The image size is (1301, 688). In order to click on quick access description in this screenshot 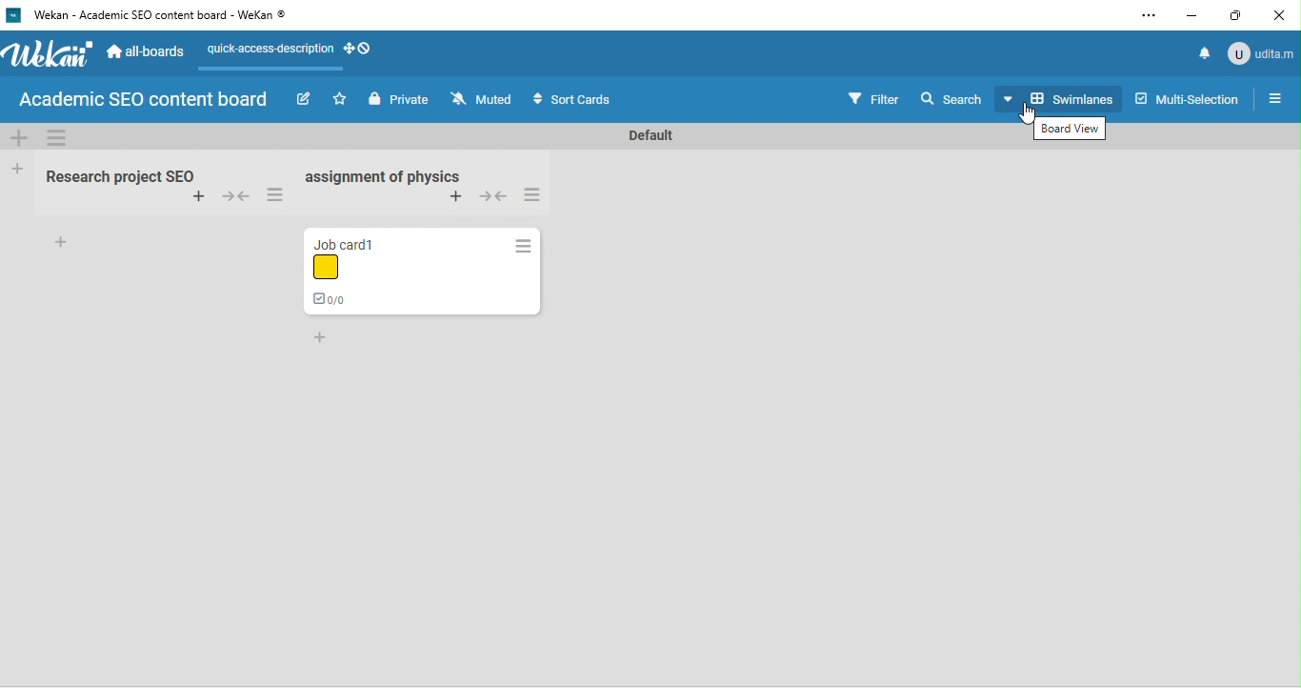, I will do `click(269, 52)`.